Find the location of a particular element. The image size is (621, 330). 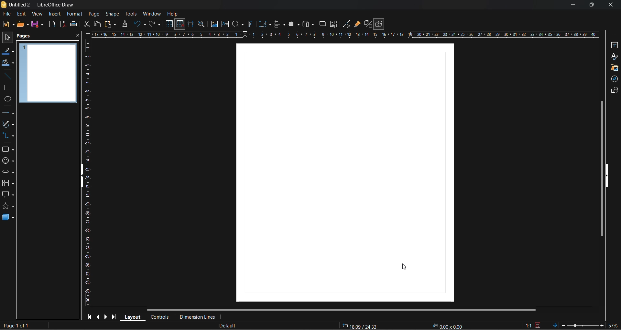

copy is located at coordinates (97, 24).